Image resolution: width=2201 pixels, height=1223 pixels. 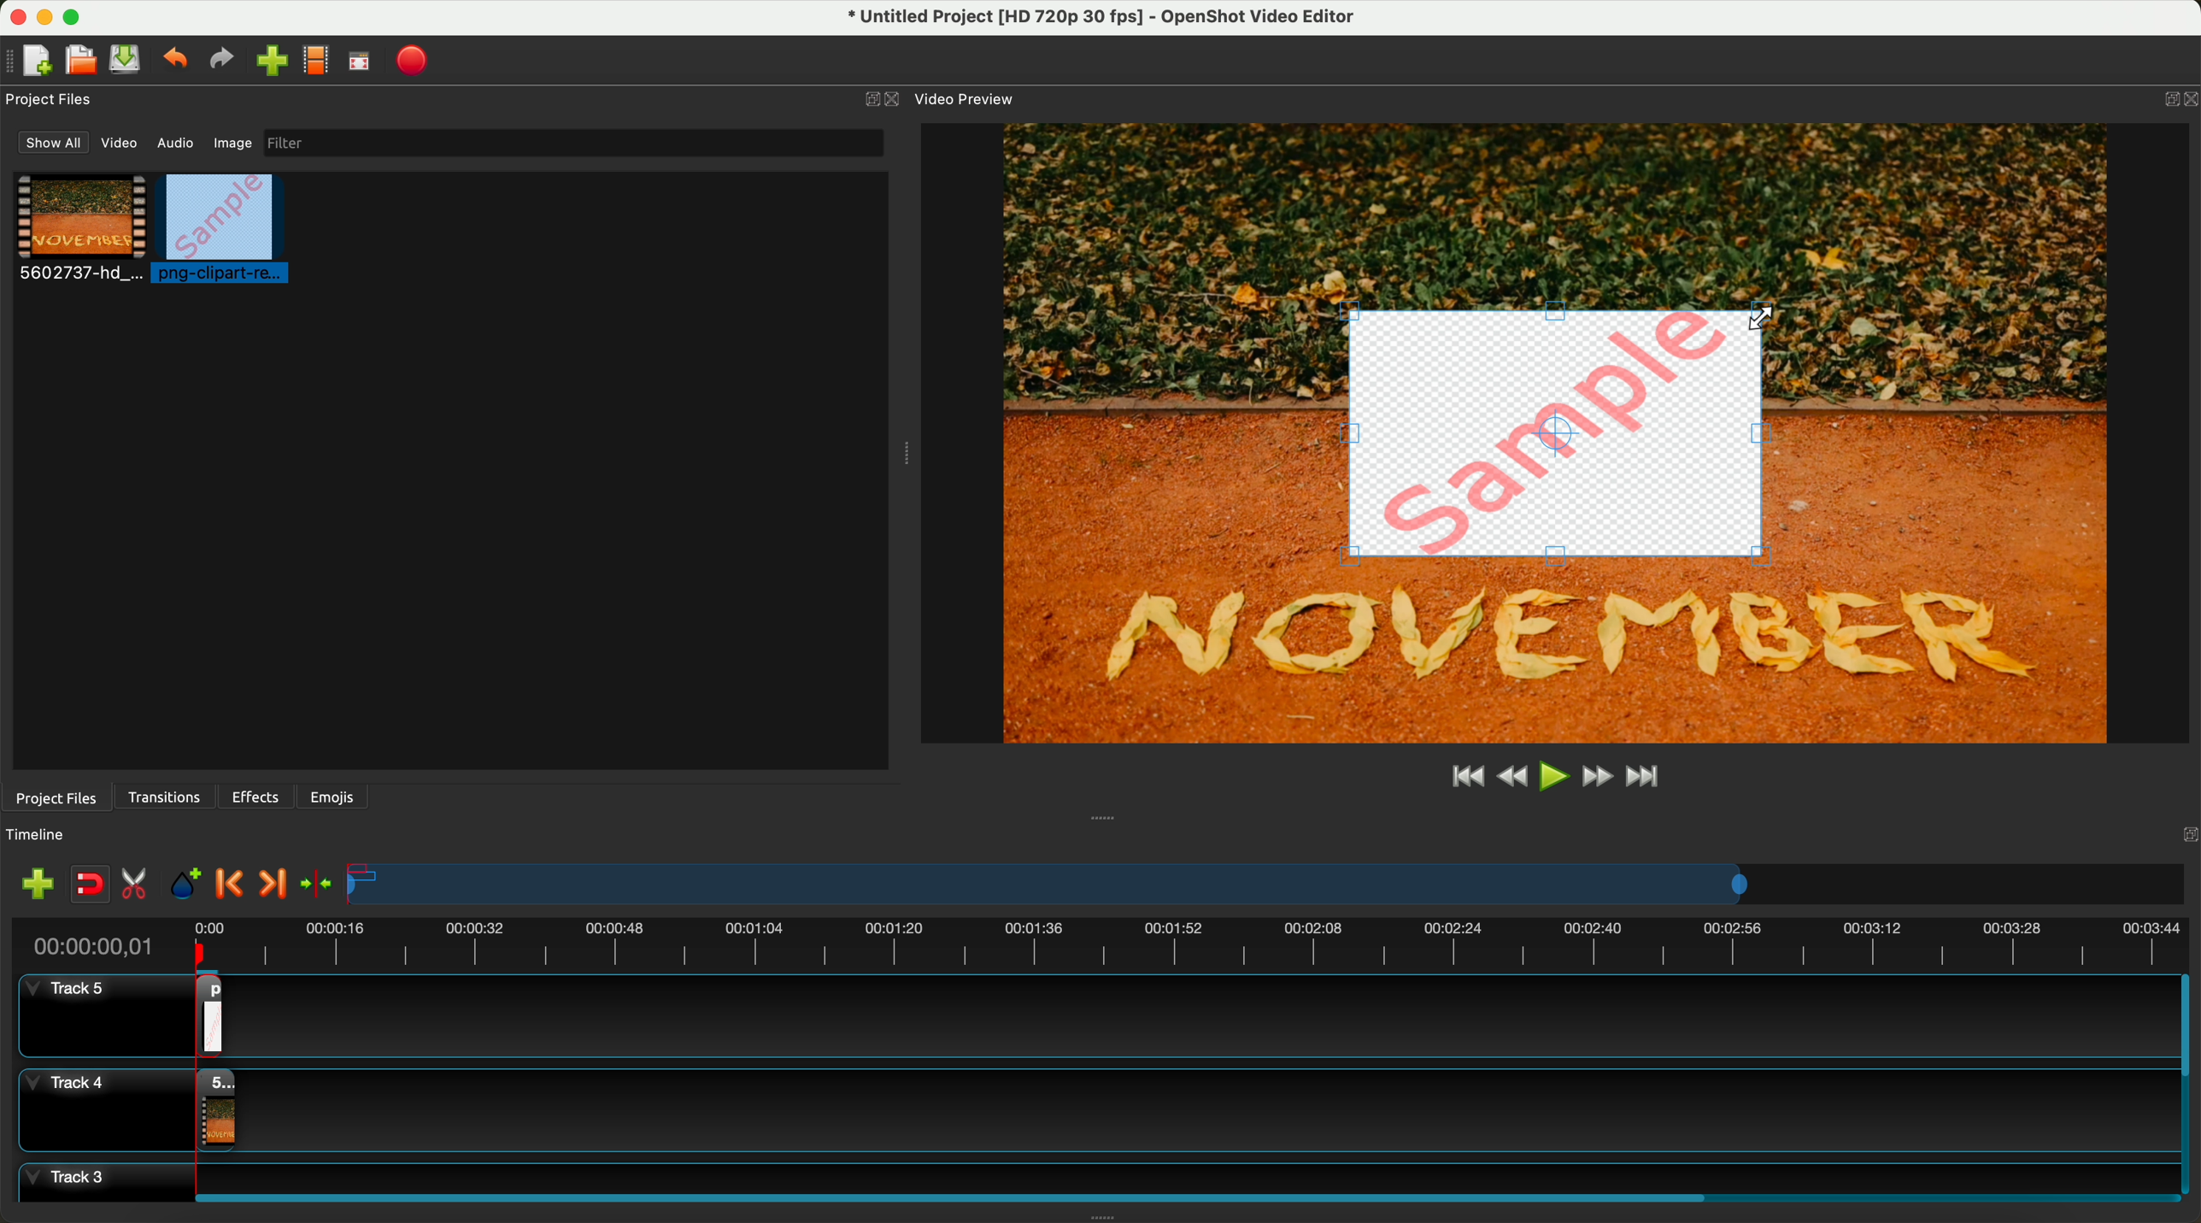 What do you see at coordinates (54, 797) in the screenshot?
I see `project files` at bounding box center [54, 797].